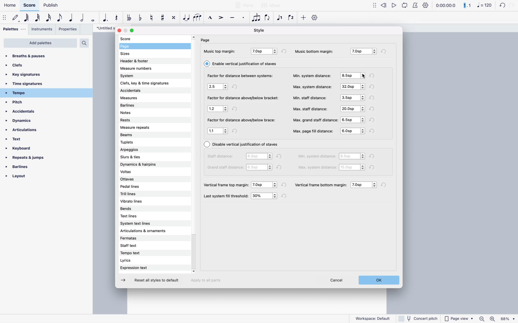 This screenshot has height=323, width=518. What do you see at coordinates (141, 106) in the screenshot?
I see `barlines` at bounding box center [141, 106].